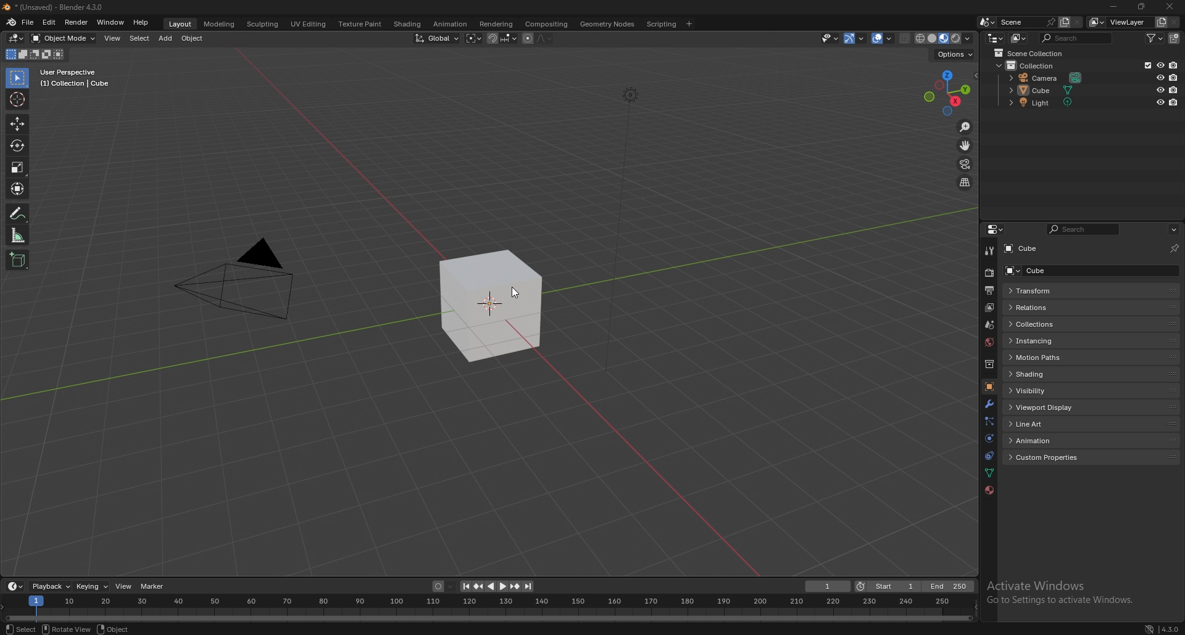  What do you see at coordinates (989, 420) in the screenshot?
I see `particles` at bounding box center [989, 420].